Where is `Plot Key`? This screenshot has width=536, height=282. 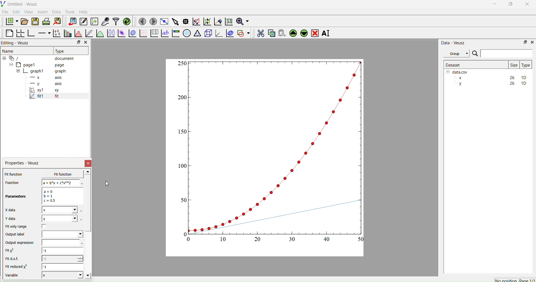 Plot Key is located at coordinates (154, 33).